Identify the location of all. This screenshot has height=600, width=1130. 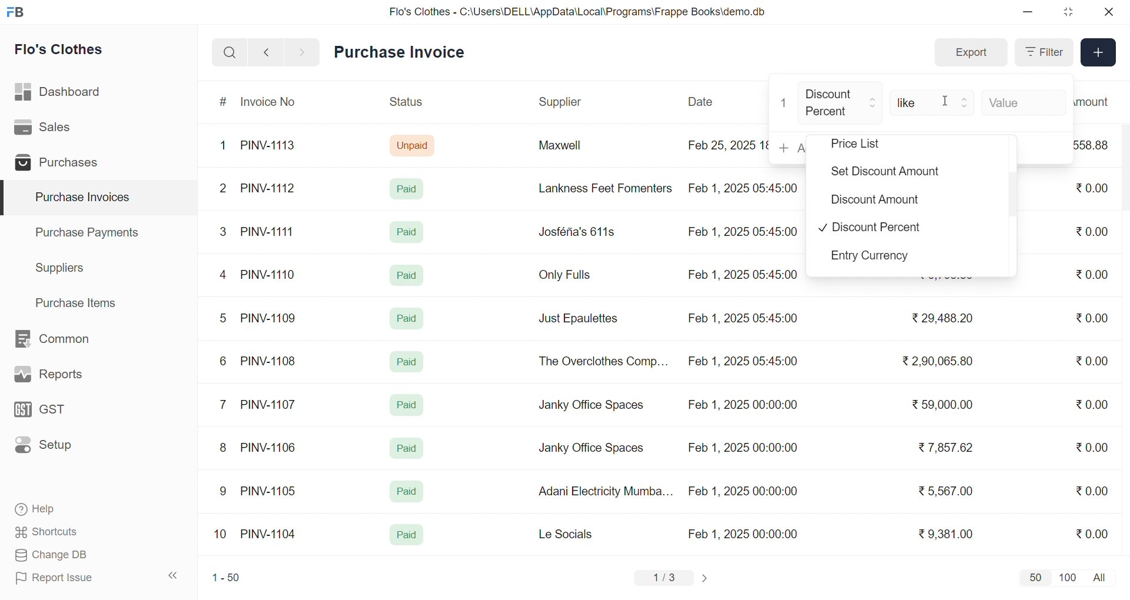
(1102, 576).